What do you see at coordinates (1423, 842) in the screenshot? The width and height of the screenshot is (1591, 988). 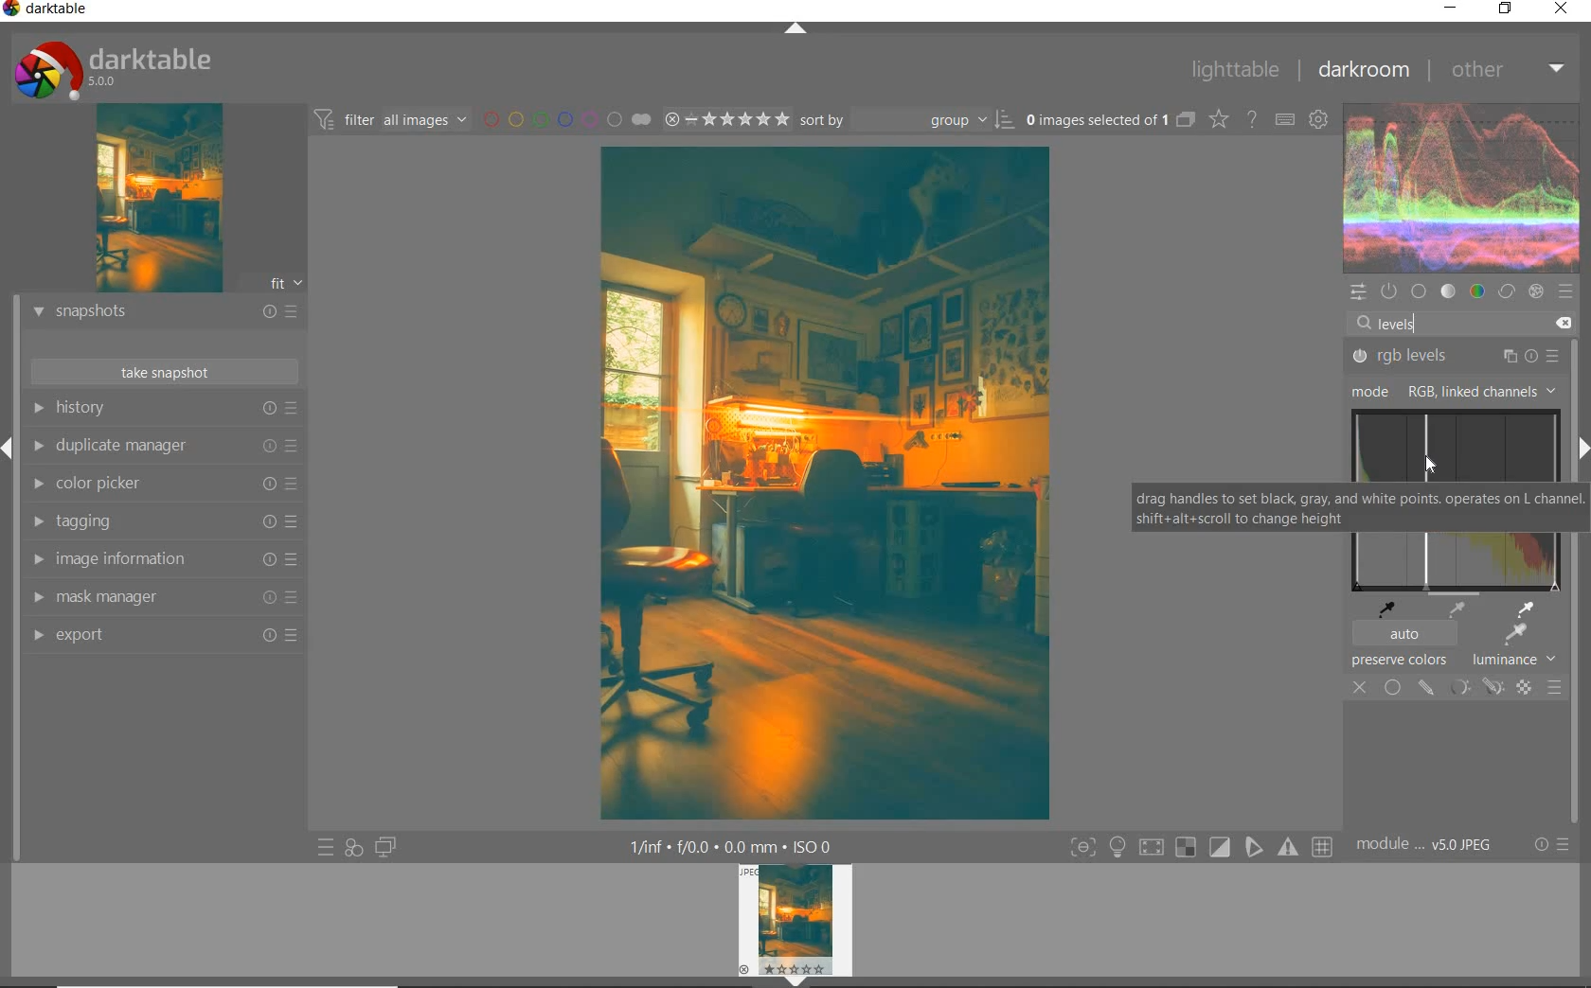 I see `module` at bounding box center [1423, 842].